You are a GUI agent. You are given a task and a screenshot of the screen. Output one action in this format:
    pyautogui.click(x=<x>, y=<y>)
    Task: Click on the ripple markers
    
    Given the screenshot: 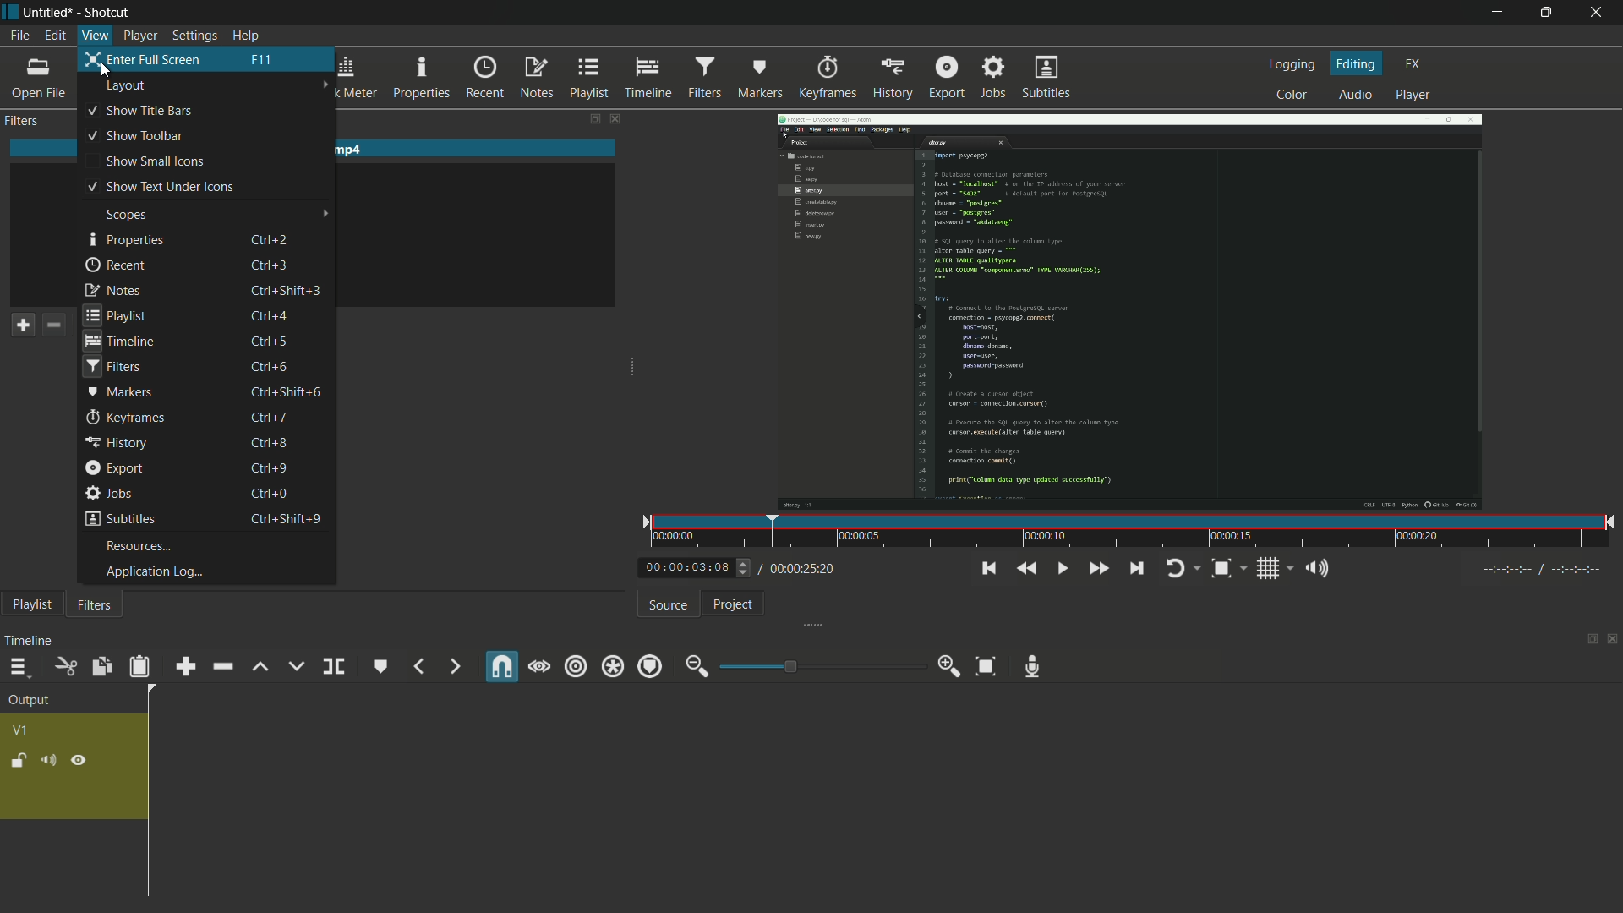 What is the action you would take?
    pyautogui.click(x=648, y=667)
    